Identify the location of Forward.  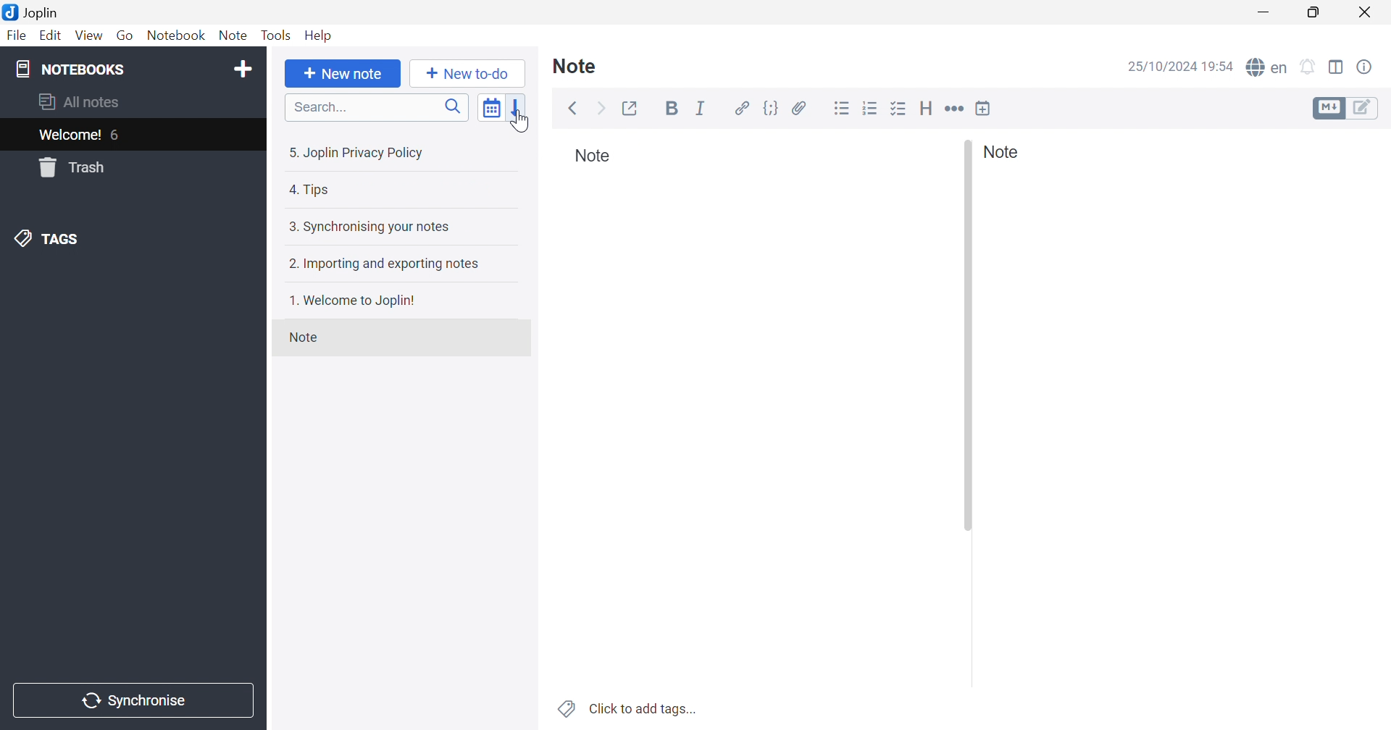
(602, 109).